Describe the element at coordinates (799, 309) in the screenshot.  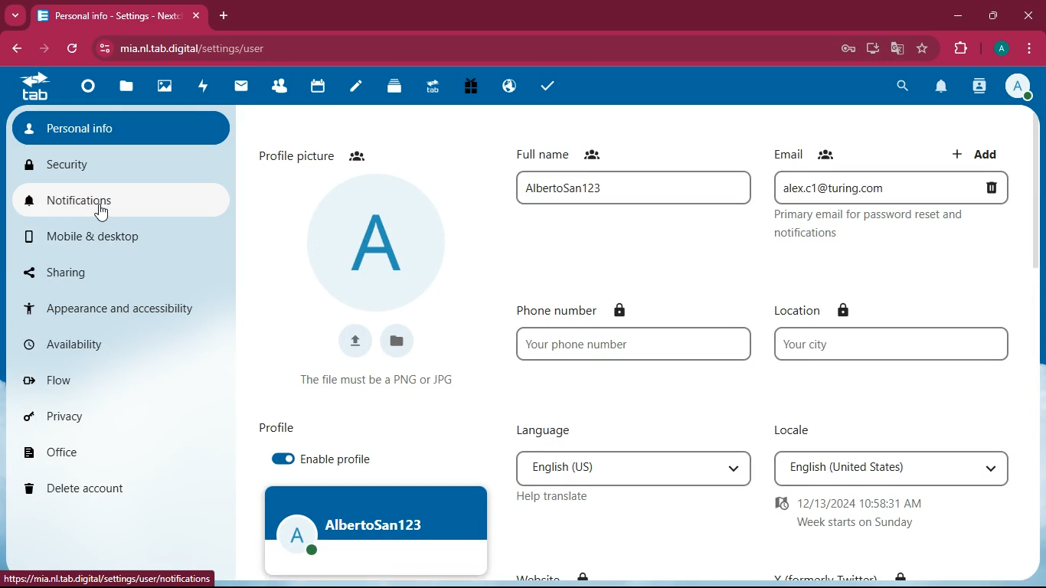
I see `location` at that location.